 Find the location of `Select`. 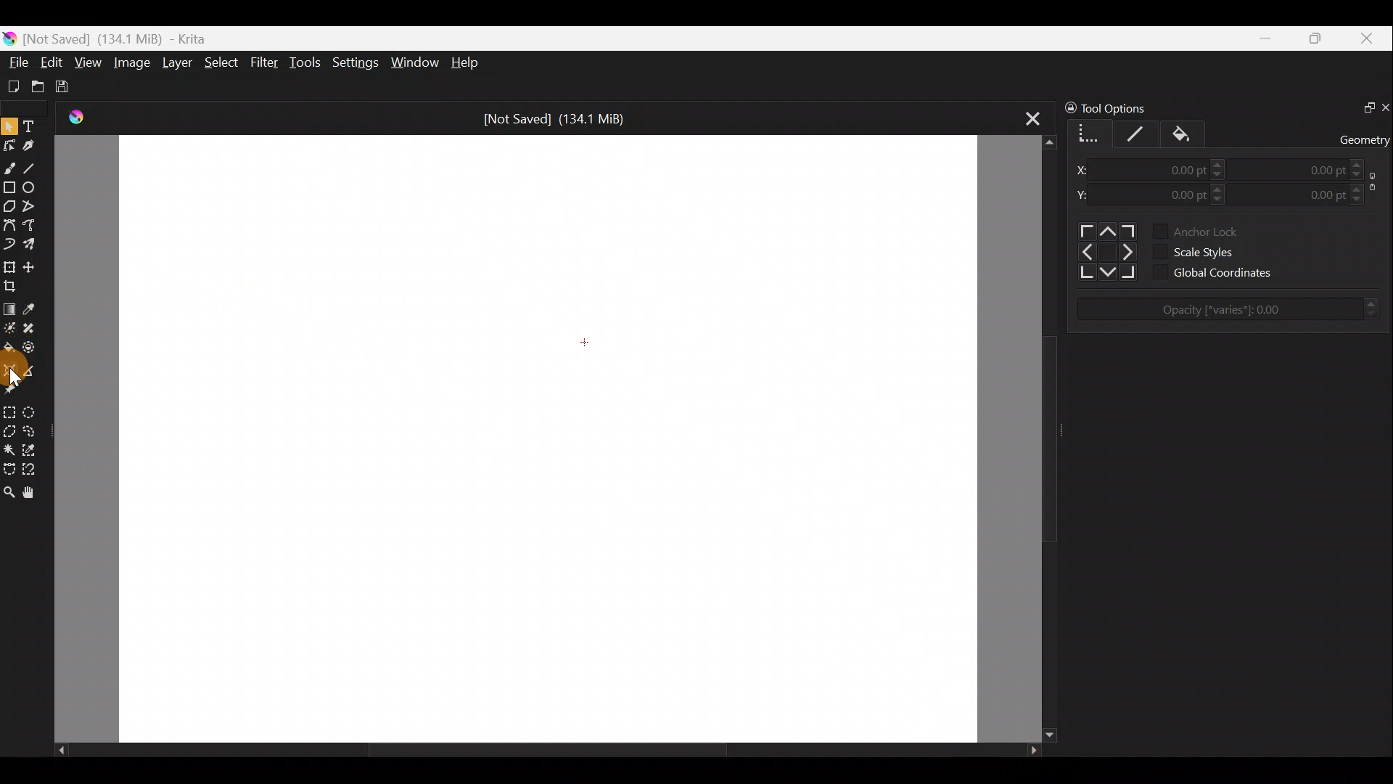

Select is located at coordinates (221, 66).